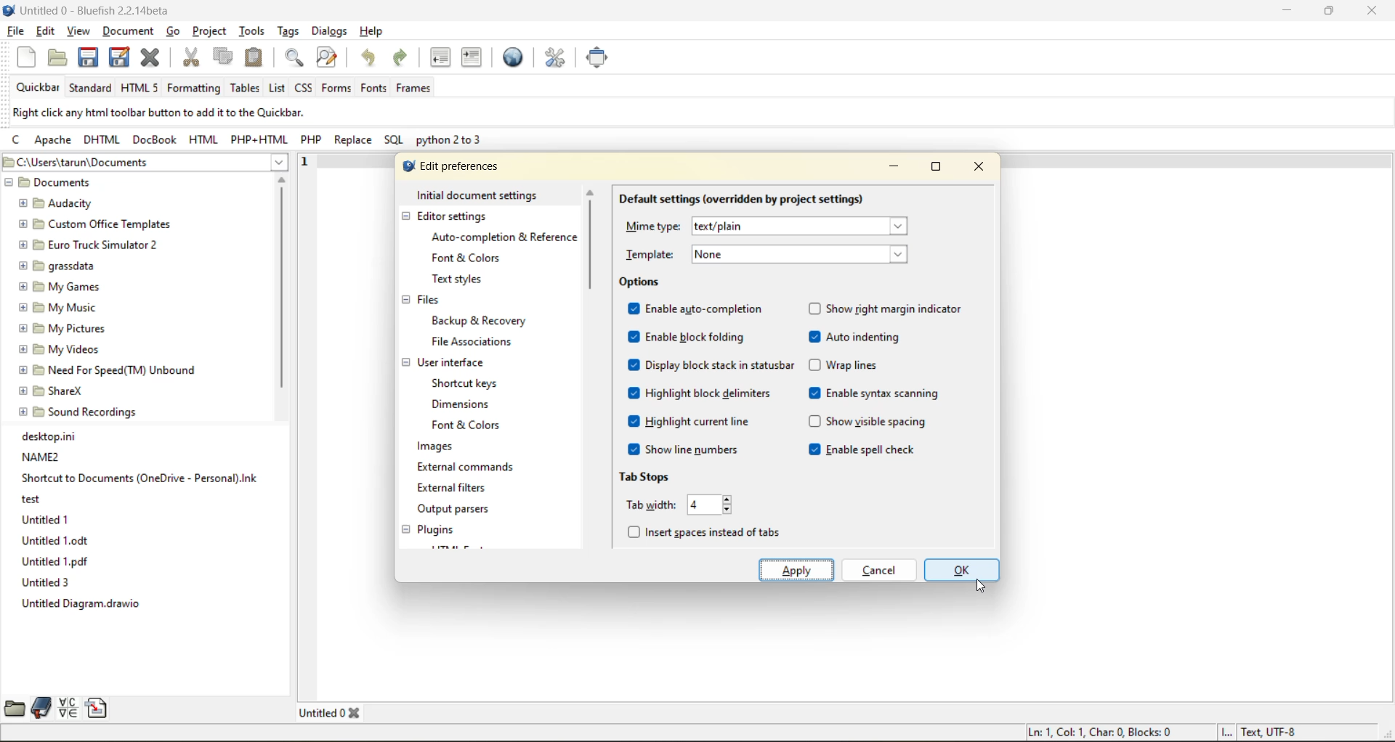 This screenshot has height=742, width=1395. Describe the element at coordinates (482, 322) in the screenshot. I see `backup and recovery` at that location.